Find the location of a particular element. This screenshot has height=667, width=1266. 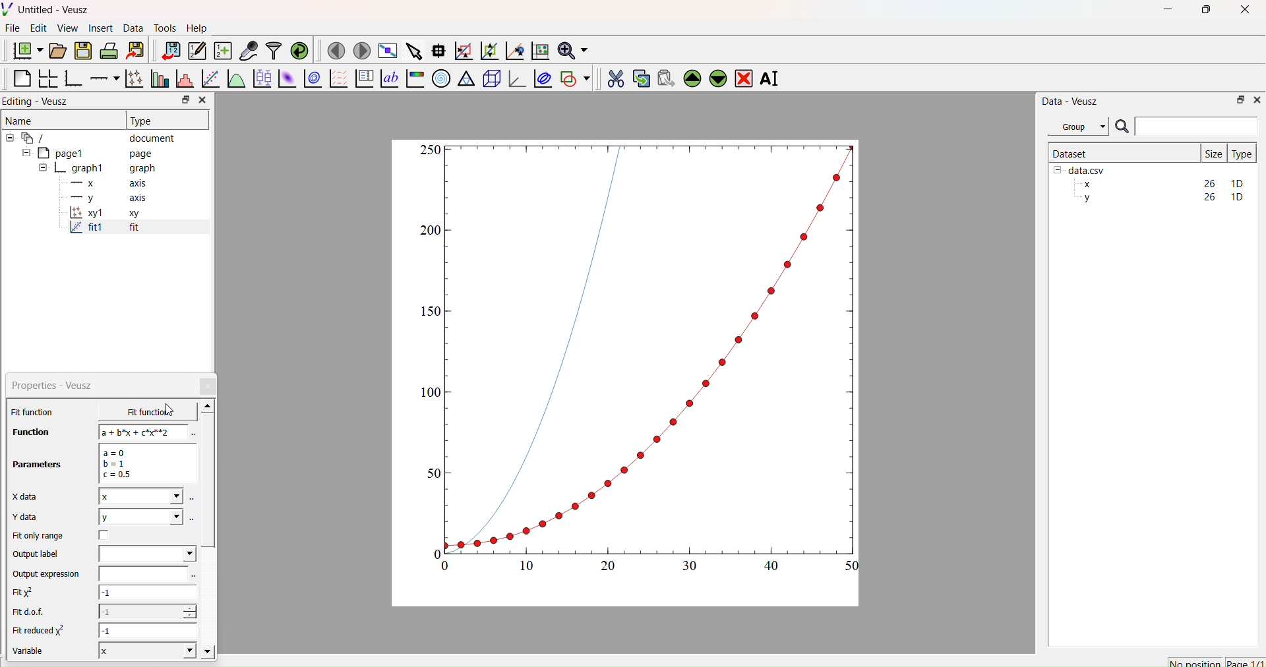

Close is located at coordinates (1246, 13).